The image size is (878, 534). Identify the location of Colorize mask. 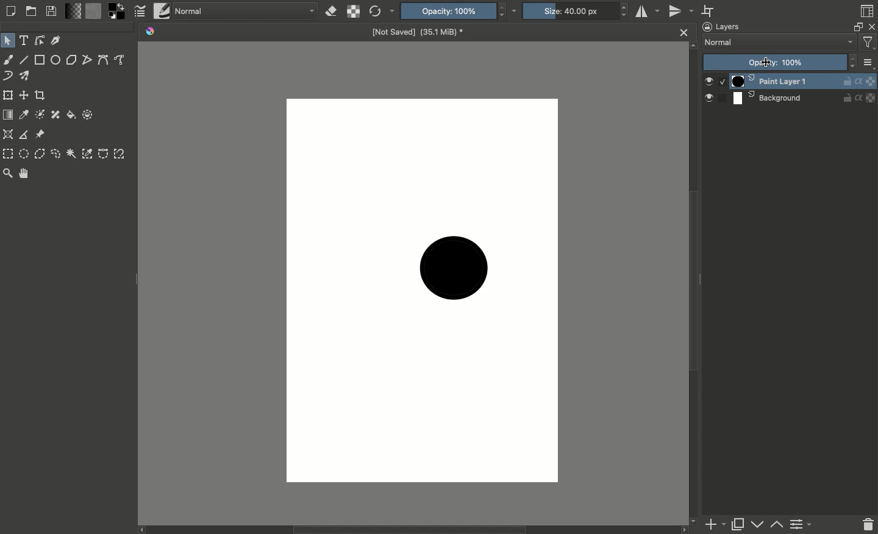
(40, 115).